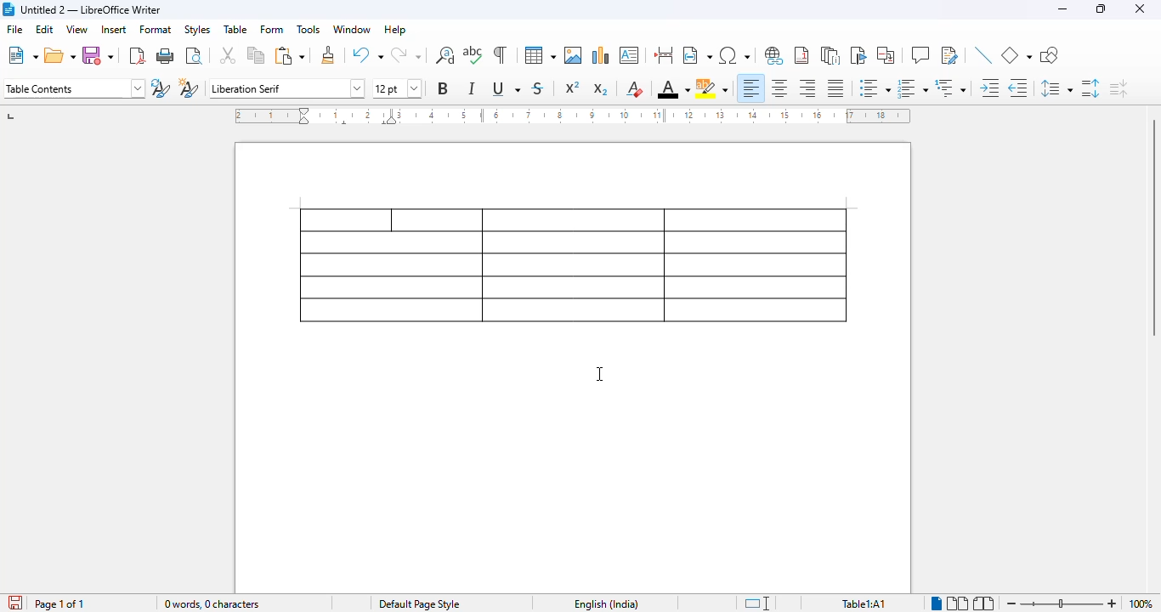 The height and width of the screenshot is (612, 1161). I want to click on toggle formatting marks, so click(501, 55).